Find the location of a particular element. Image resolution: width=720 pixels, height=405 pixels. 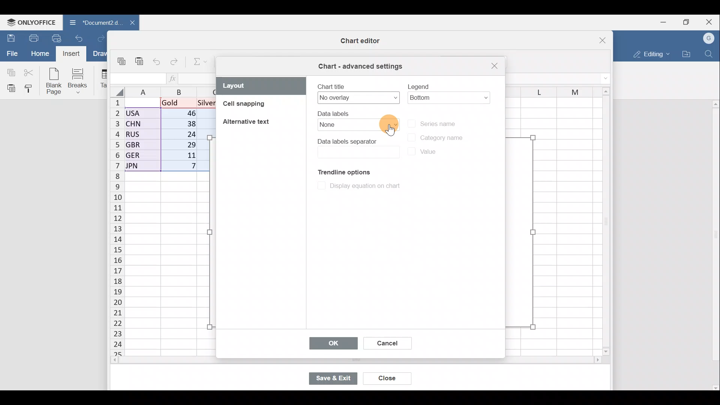

Account name is located at coordinates (709, 39).